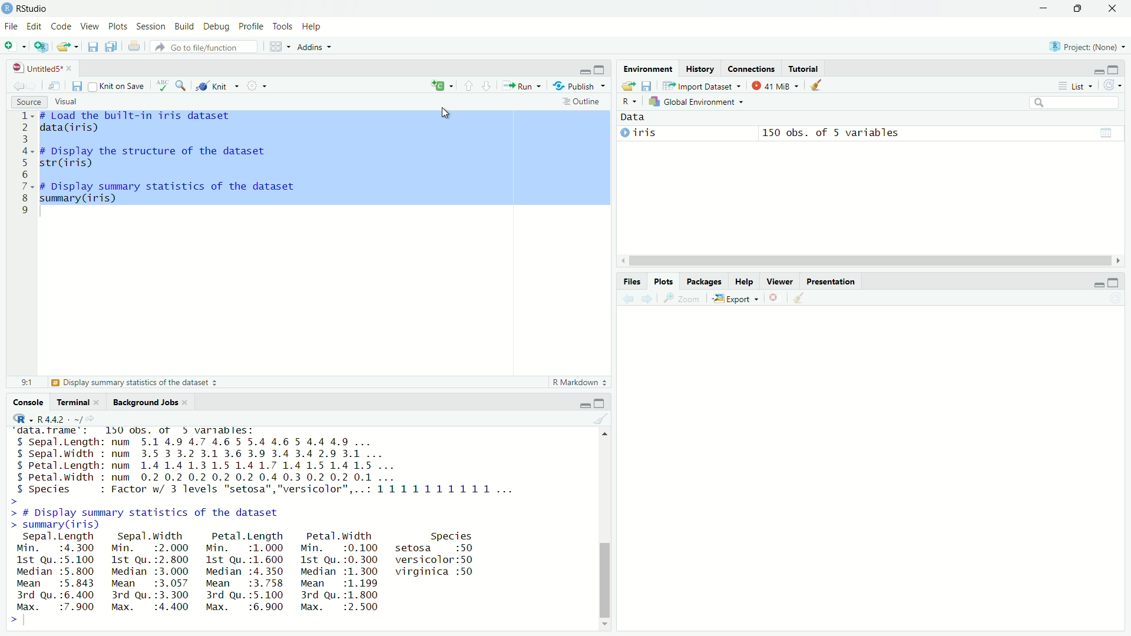 The width and height of the screenshot is (1131, 636). I want to click on Scroll down, so click(606, 625).